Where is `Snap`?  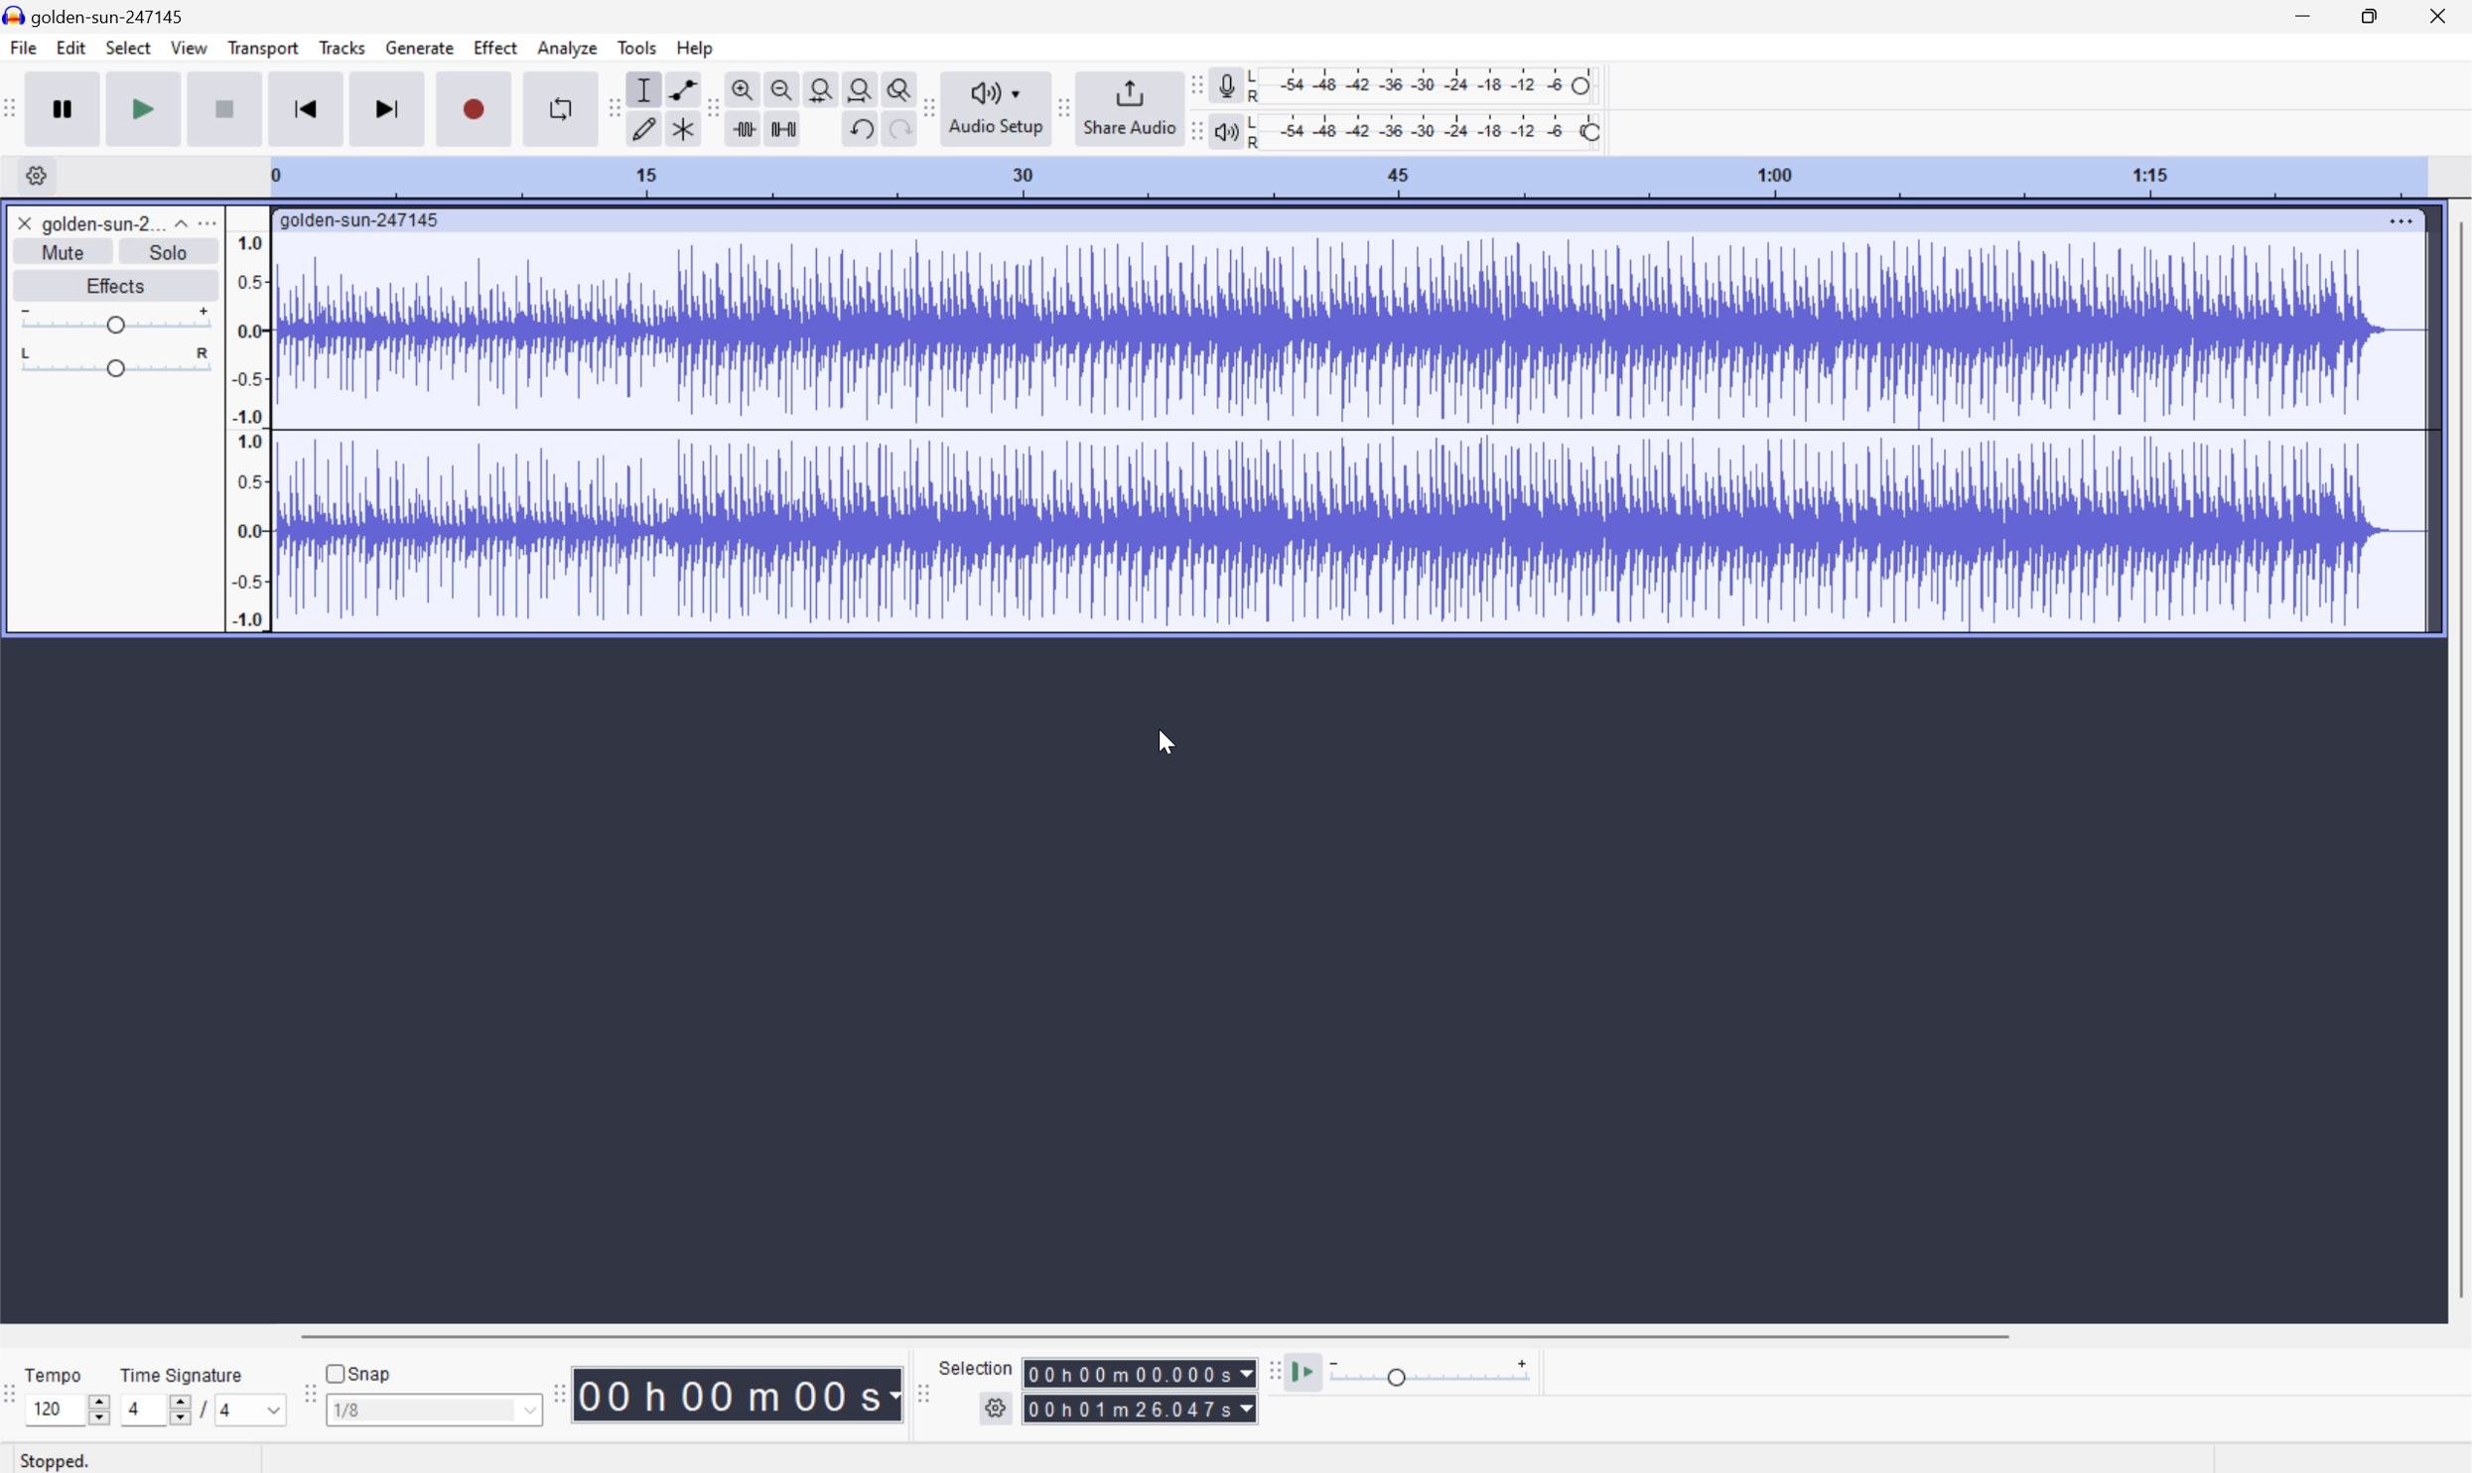
Snap is located at coordinates (360, 1372).